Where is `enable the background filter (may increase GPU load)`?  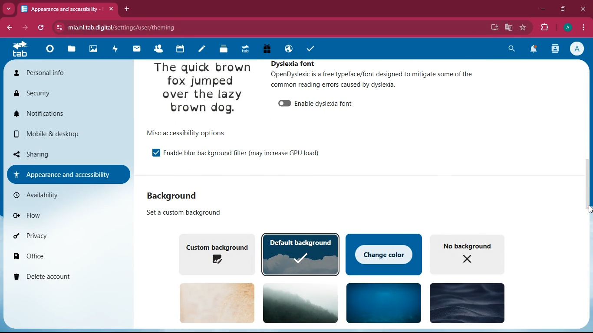 enable the background filter (may increase GPU load) is located at coordinates (245, 153).